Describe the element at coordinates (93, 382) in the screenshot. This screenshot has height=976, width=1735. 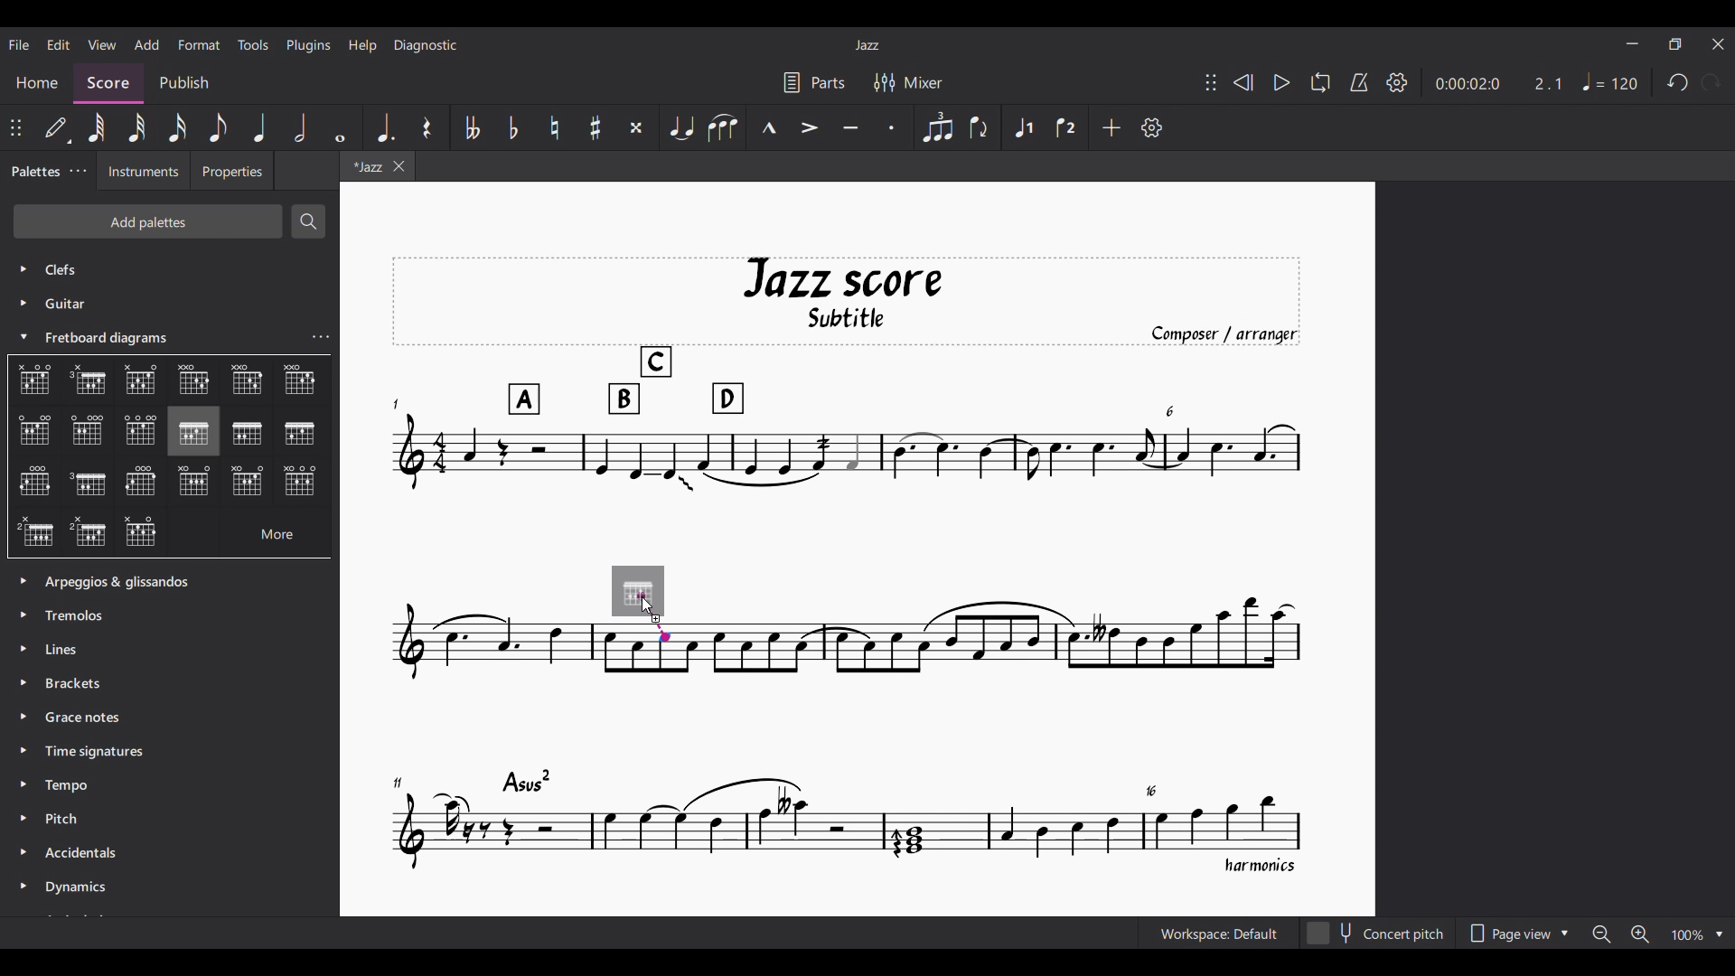
I see `Chart 2` at that location.